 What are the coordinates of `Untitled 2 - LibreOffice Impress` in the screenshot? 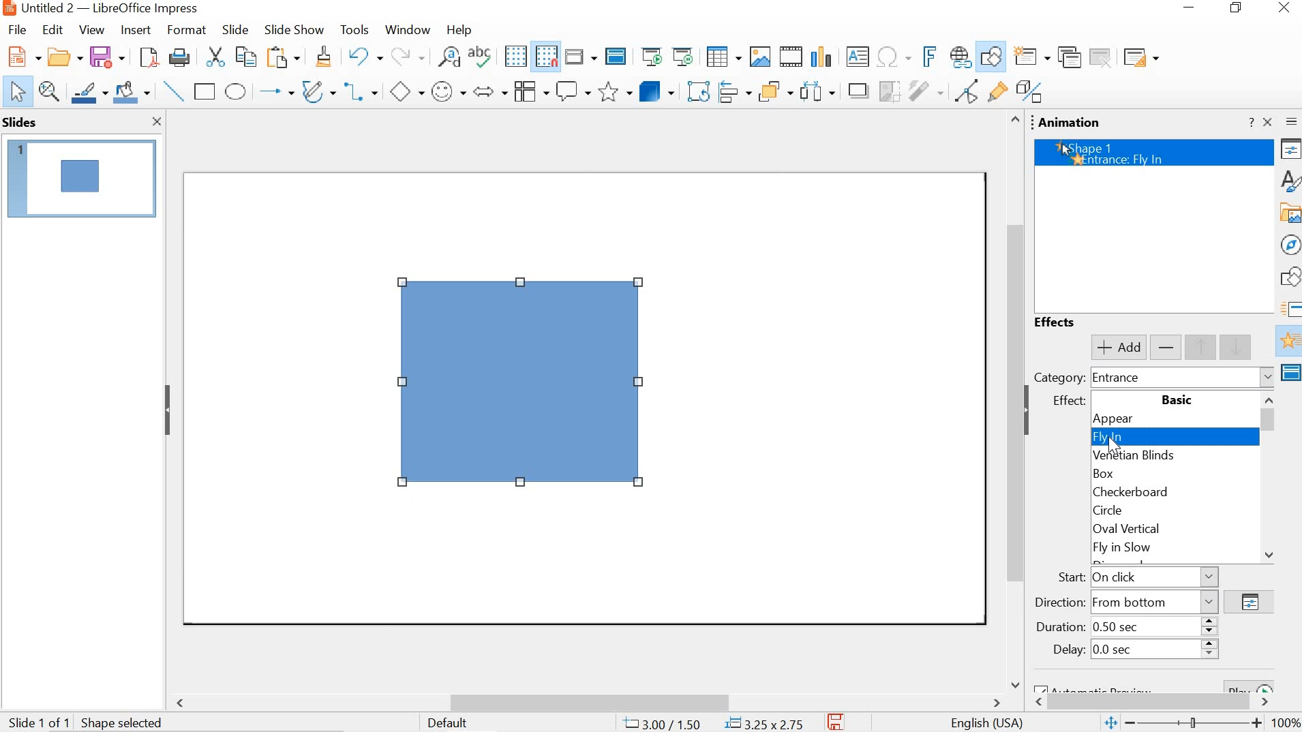 It's located at (98, 9).